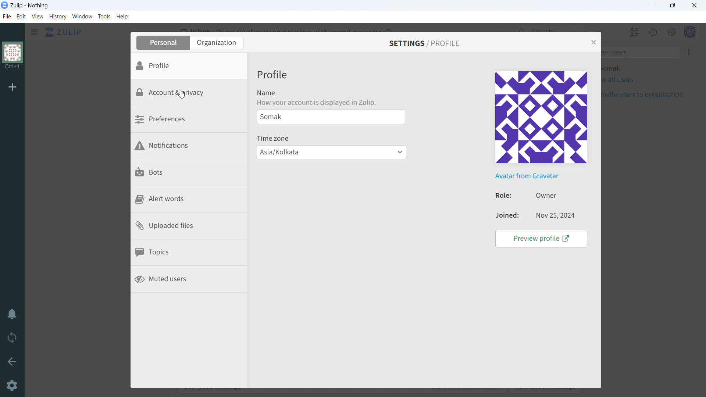 The image size is (706, 397). I want to click on personal, so click(162, 43).